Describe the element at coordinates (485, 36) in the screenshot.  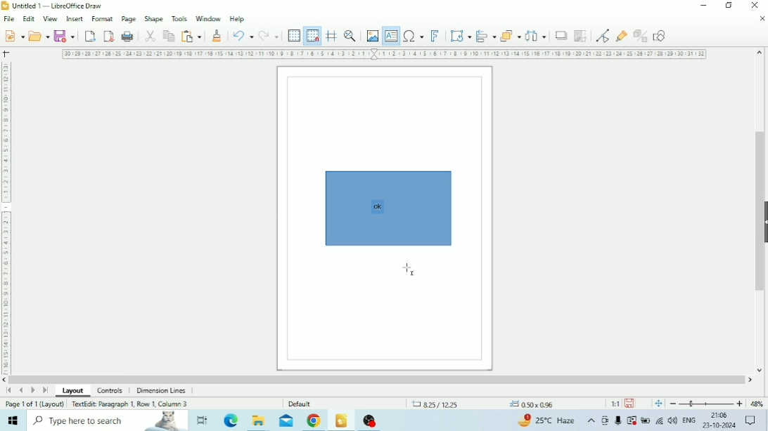
I see `Align objects` at that location.